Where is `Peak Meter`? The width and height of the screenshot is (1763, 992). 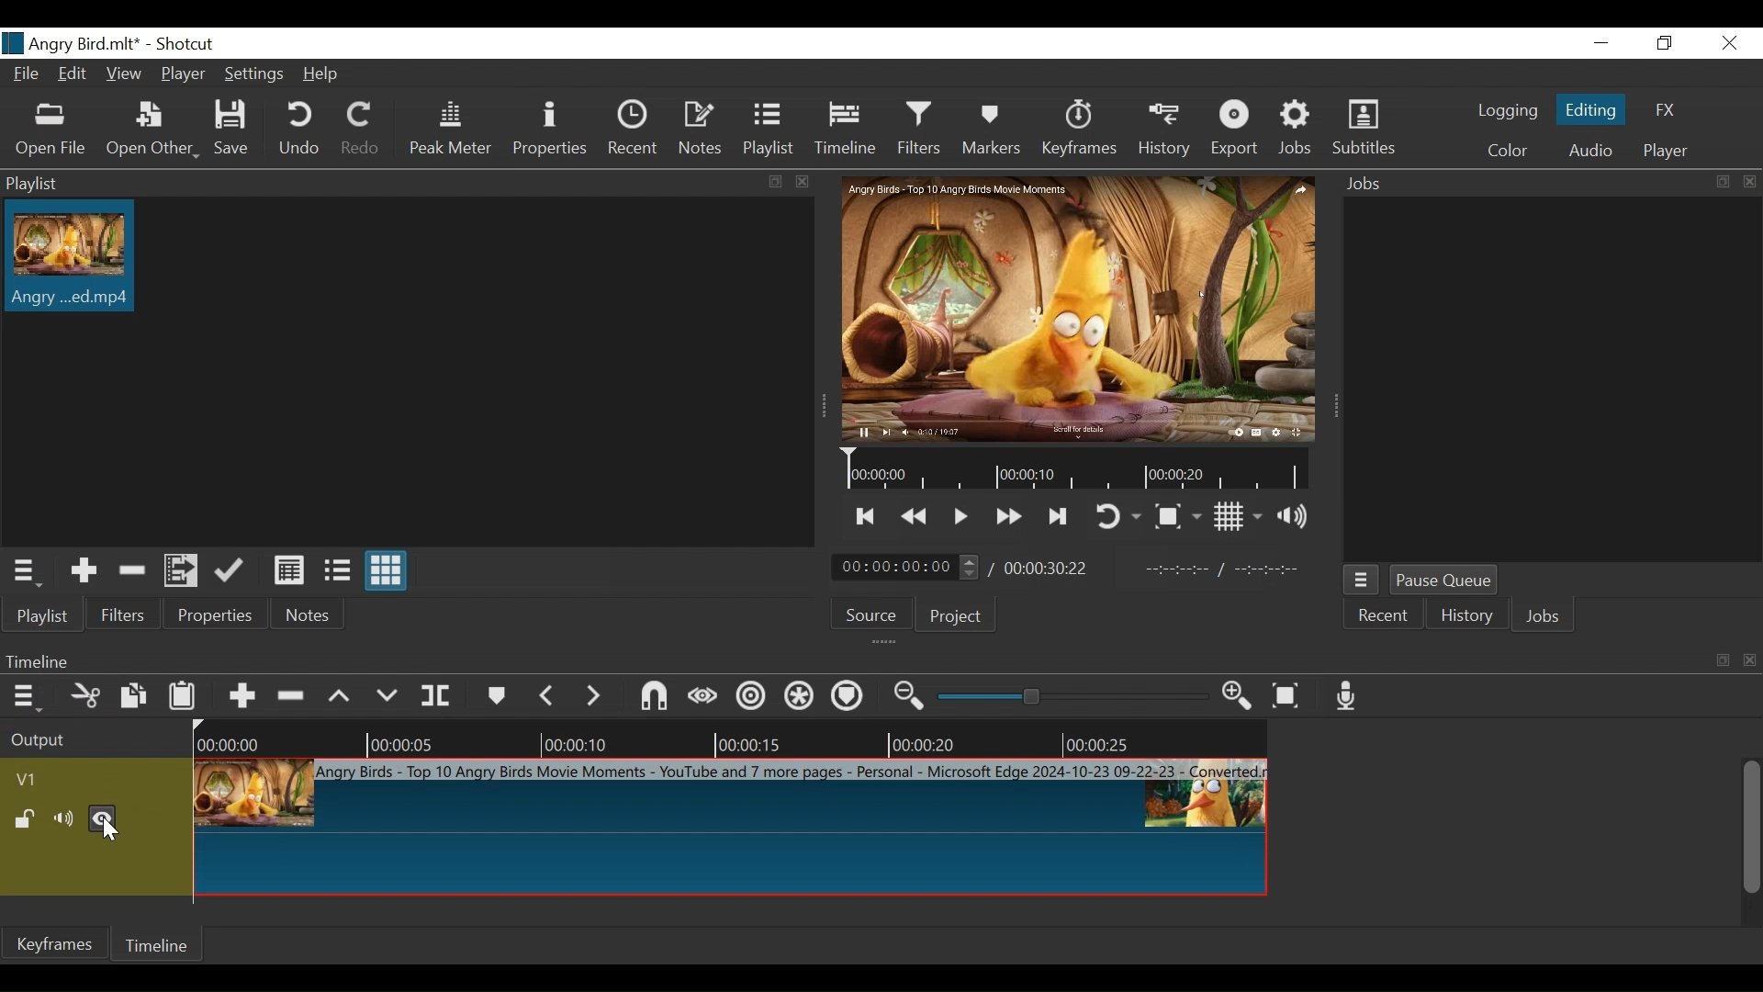
Peak Meter is located at coordinates (448, 129).